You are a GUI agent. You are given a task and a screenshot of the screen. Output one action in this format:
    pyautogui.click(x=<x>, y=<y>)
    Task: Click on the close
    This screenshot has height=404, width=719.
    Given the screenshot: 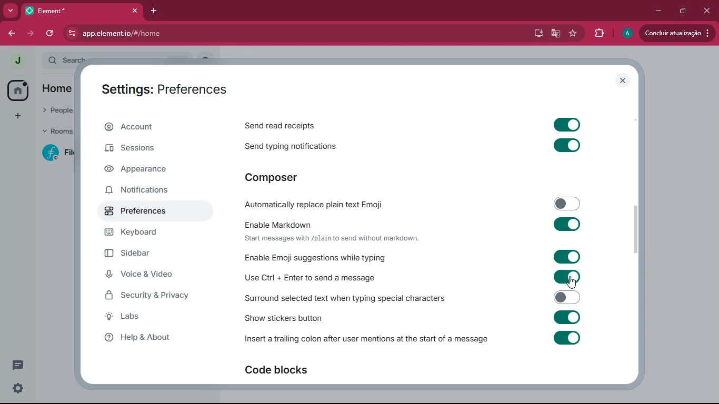 What is the action you would take?
    pyautogui.click(x=705, y=9)
    